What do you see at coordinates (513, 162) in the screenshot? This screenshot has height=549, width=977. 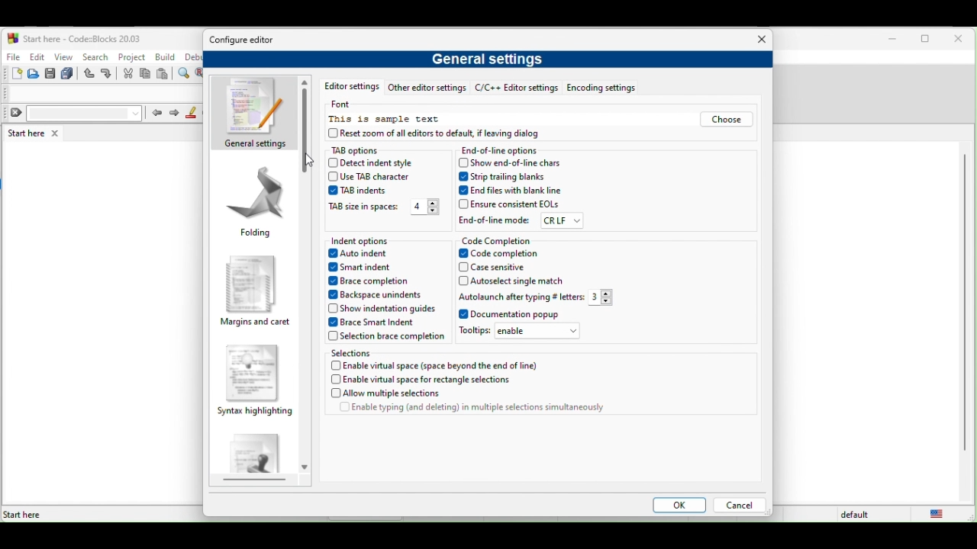 I see `show end of line chars` at bounding box center [513, 162].